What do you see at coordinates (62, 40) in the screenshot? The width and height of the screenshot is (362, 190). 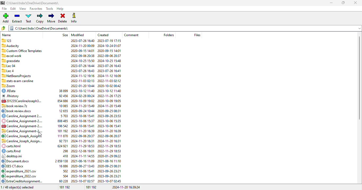 I see `123` at bounding box center [62, 40].